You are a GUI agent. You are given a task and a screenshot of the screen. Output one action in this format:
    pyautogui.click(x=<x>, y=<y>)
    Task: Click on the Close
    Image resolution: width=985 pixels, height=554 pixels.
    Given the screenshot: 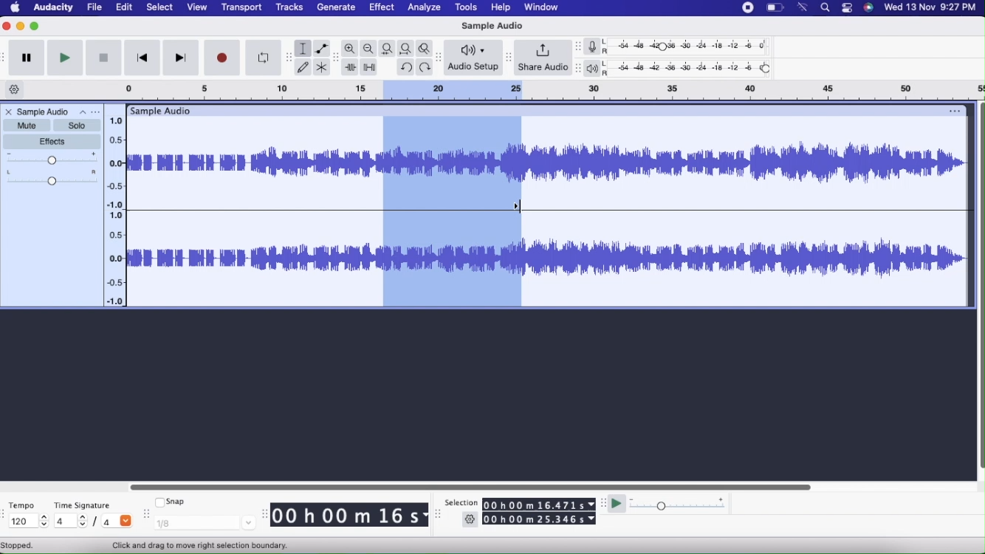 What is the action you would take?
    pyautogui.click(x=7, y=27)
    